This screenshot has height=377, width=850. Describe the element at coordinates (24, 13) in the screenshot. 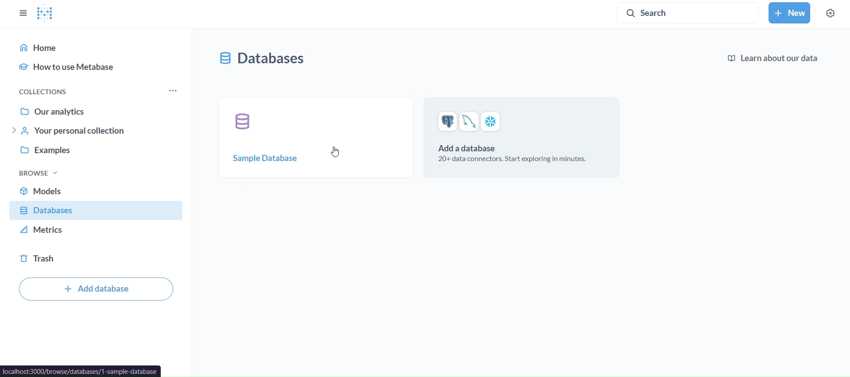

I see `close sidebar` at that location.